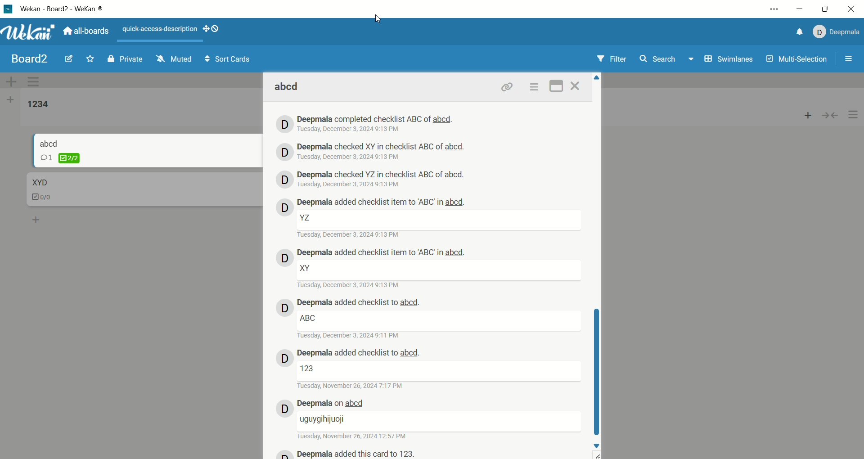 The image size is (864, 459). What do you see at coordinates (306, 268) in the screenshot?
I see `text` at bounding box center [306, 268].